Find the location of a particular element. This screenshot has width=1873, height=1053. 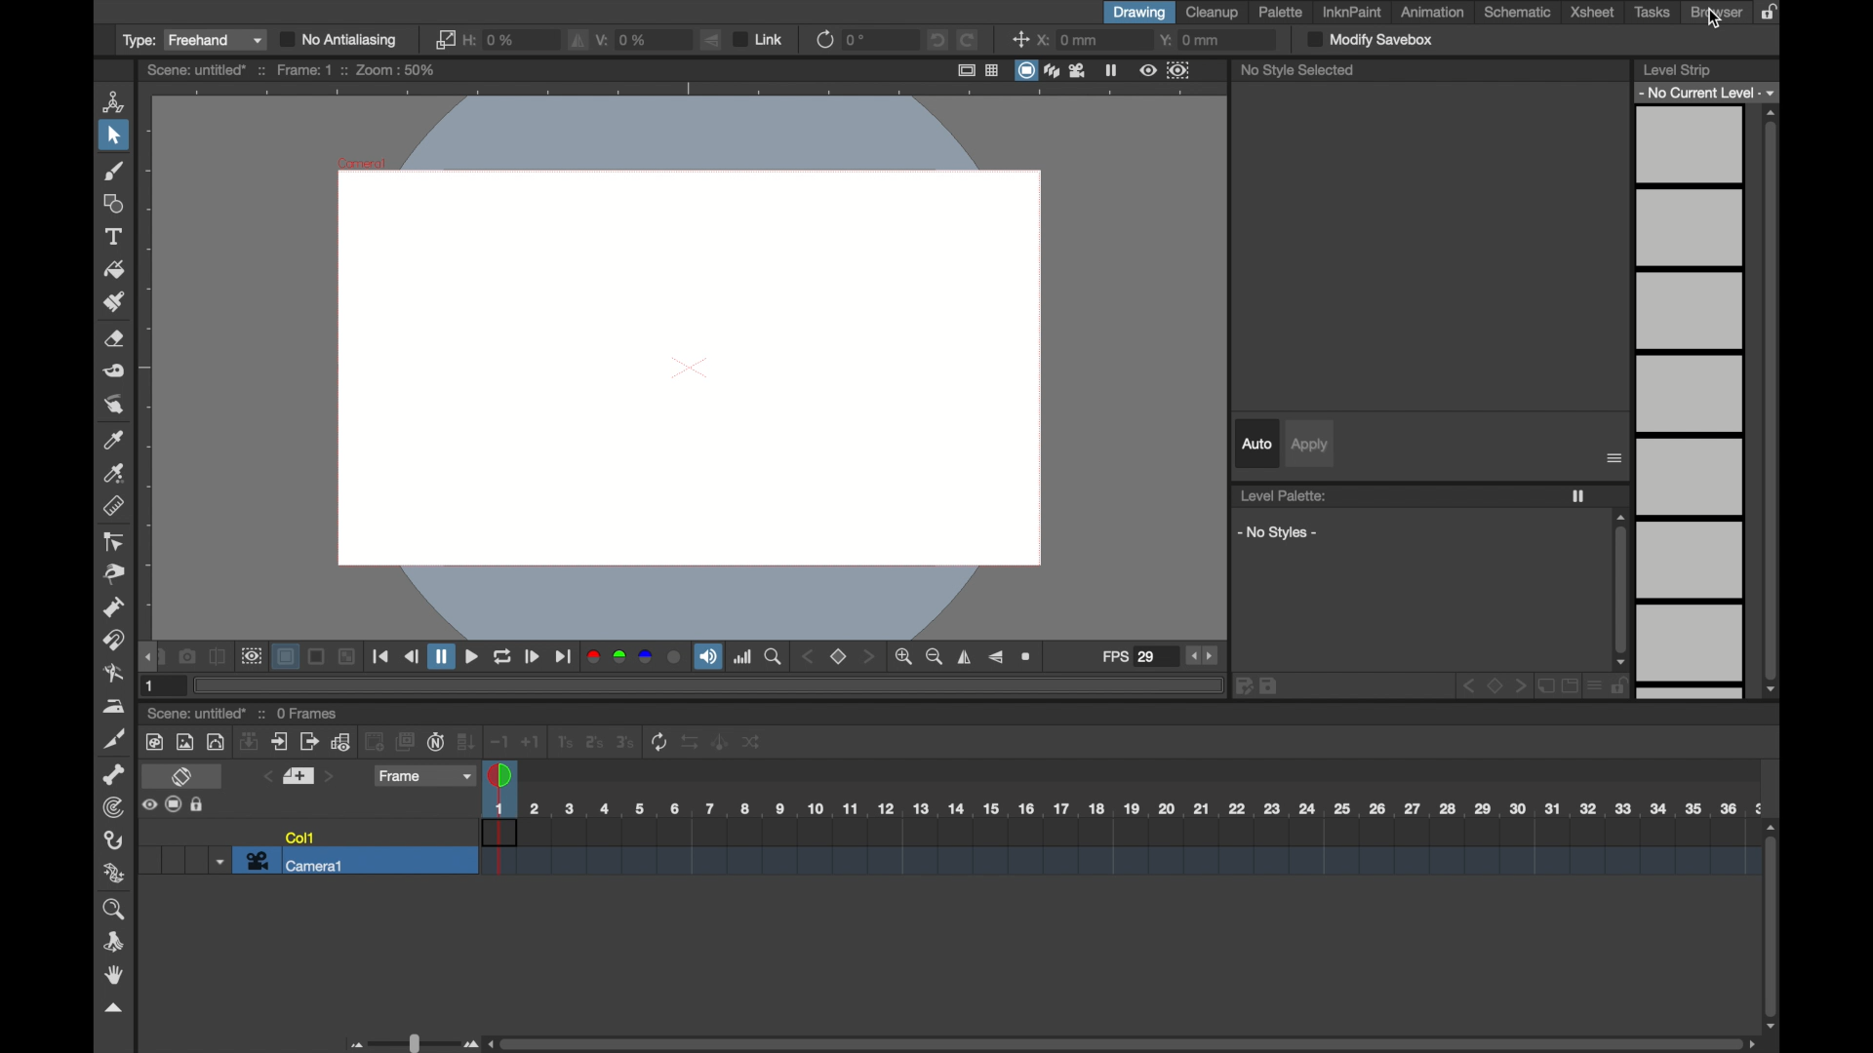

zoom is located at coordinates (775, 656).